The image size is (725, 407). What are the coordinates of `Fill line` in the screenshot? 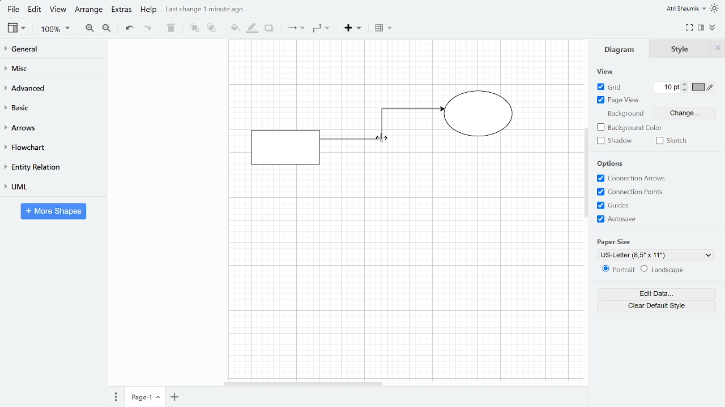 It's located at (251, 29).